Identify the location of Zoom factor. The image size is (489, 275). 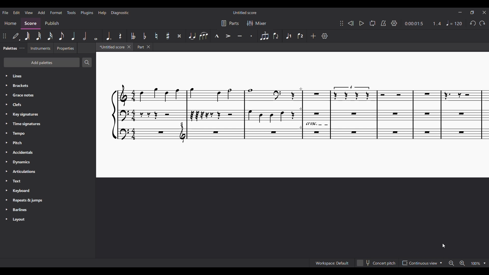
(476, 264).